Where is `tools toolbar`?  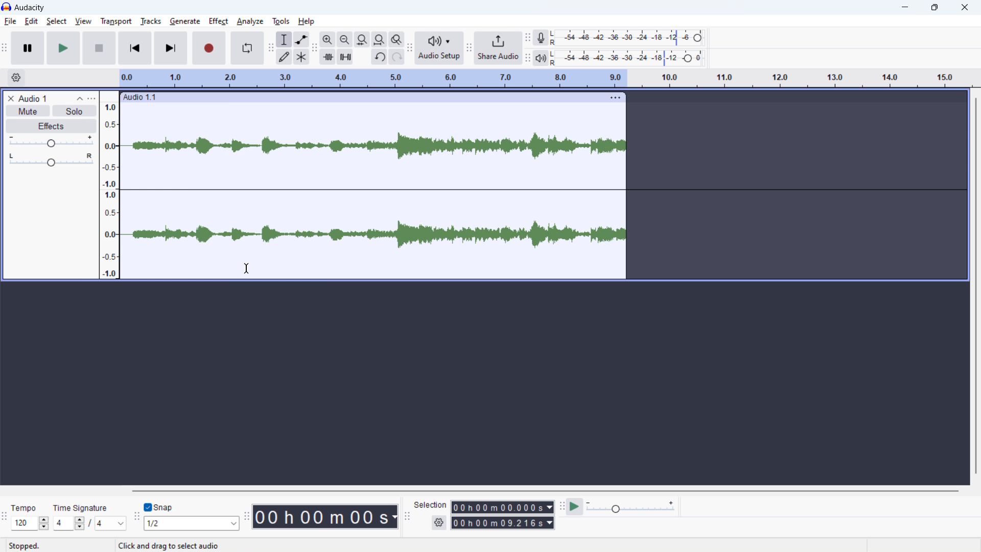 tools toolbar is located at coordinates (271, 48).